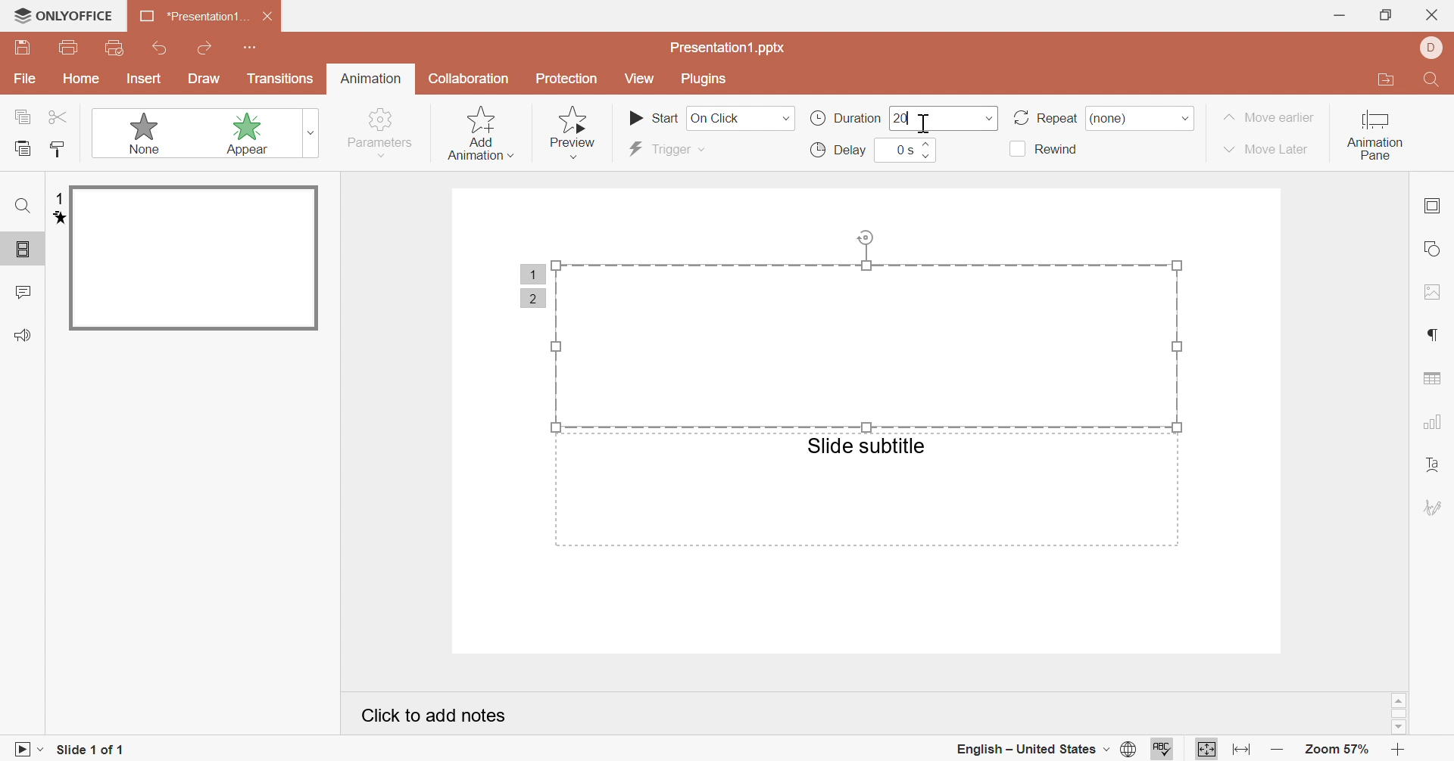 This screenshot has height=761, width=1454. What do you see at coordinates (279, 79) in the screenshot?
I see `transitions` at bounding box center [279, 79].